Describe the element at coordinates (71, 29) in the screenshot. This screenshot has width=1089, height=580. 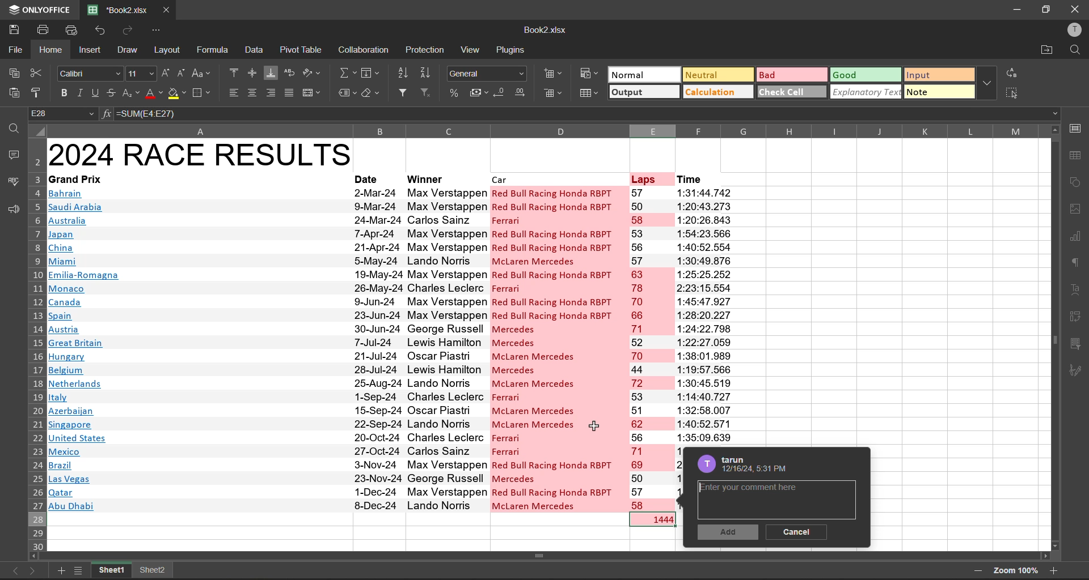
I see `quick print` at that location.